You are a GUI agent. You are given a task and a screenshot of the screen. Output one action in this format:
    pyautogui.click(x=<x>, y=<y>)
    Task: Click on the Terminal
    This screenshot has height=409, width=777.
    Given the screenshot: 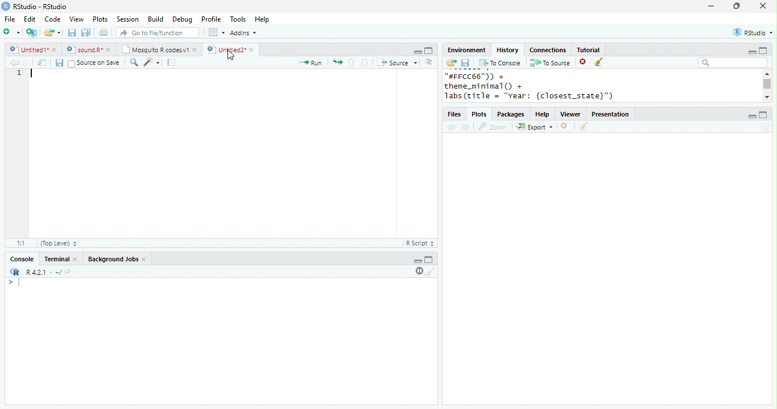 What is the action you would take?
    pyautogui.click(x=56, y=259)
    